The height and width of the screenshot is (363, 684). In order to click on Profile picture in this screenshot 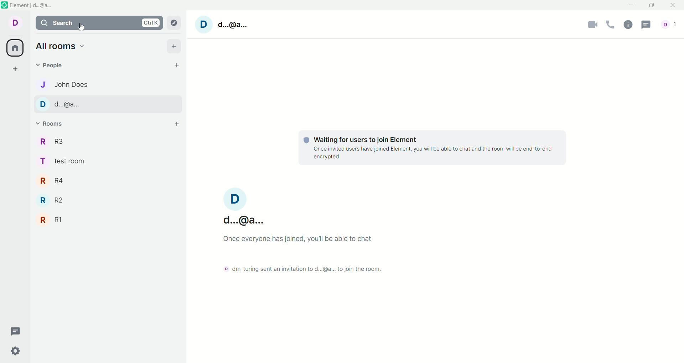, I will do `click(204, 25)`.